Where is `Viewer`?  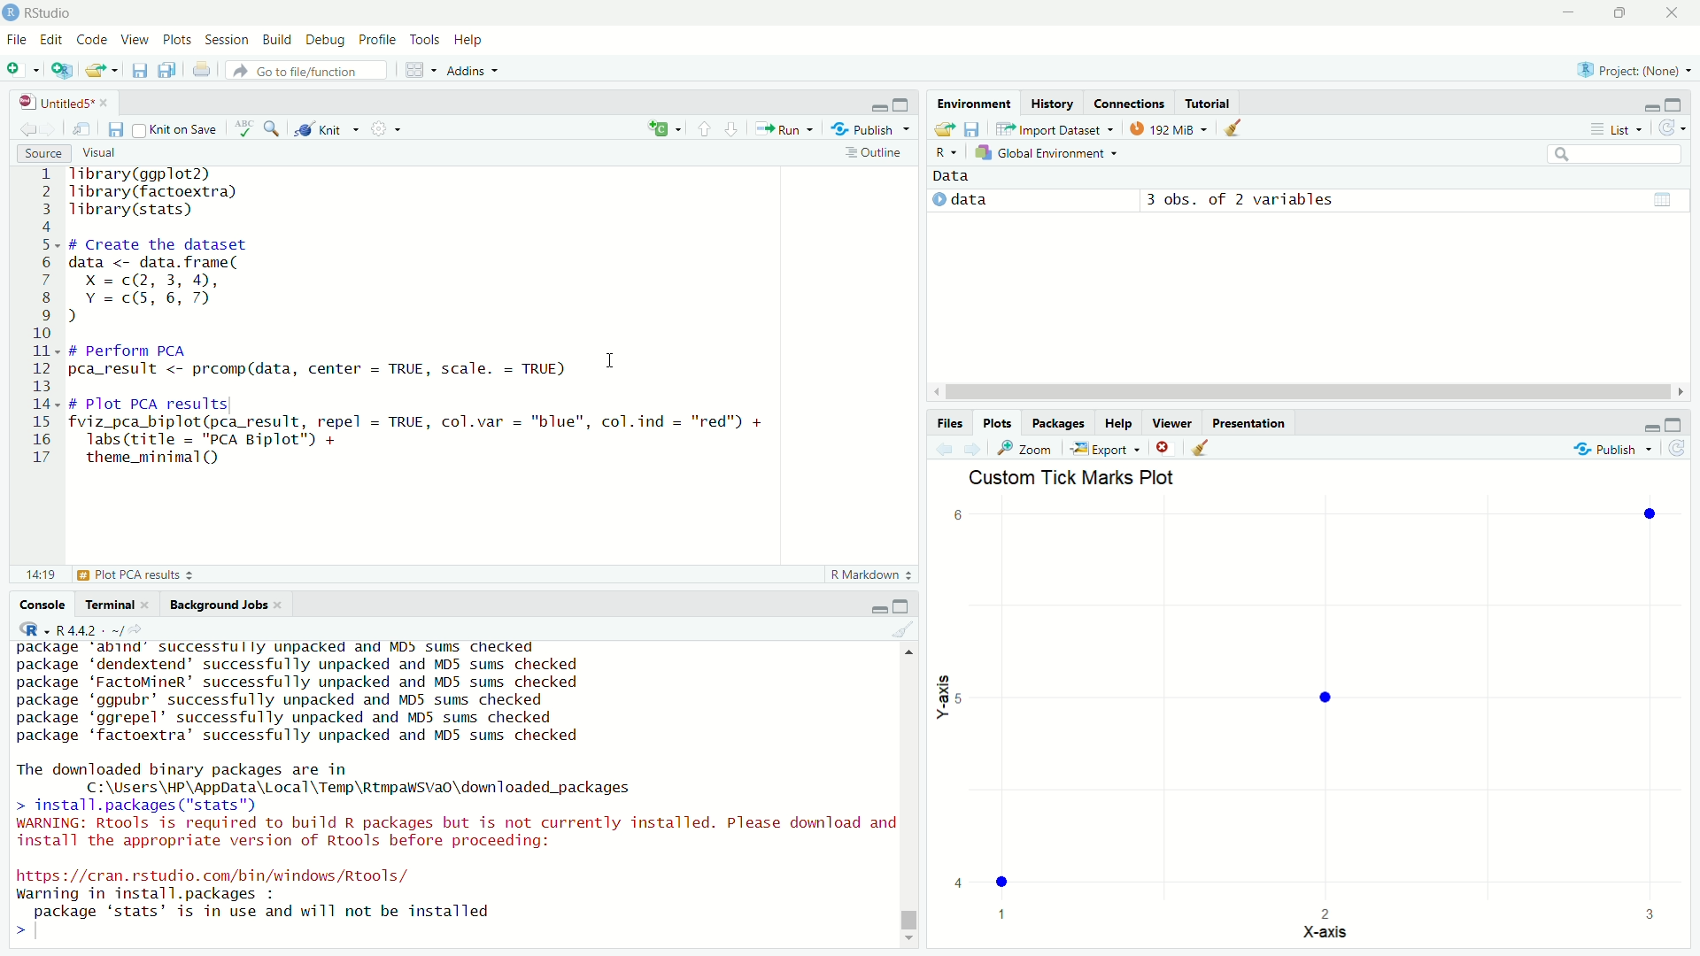 Viewer is located at coordinates (1173, 423).